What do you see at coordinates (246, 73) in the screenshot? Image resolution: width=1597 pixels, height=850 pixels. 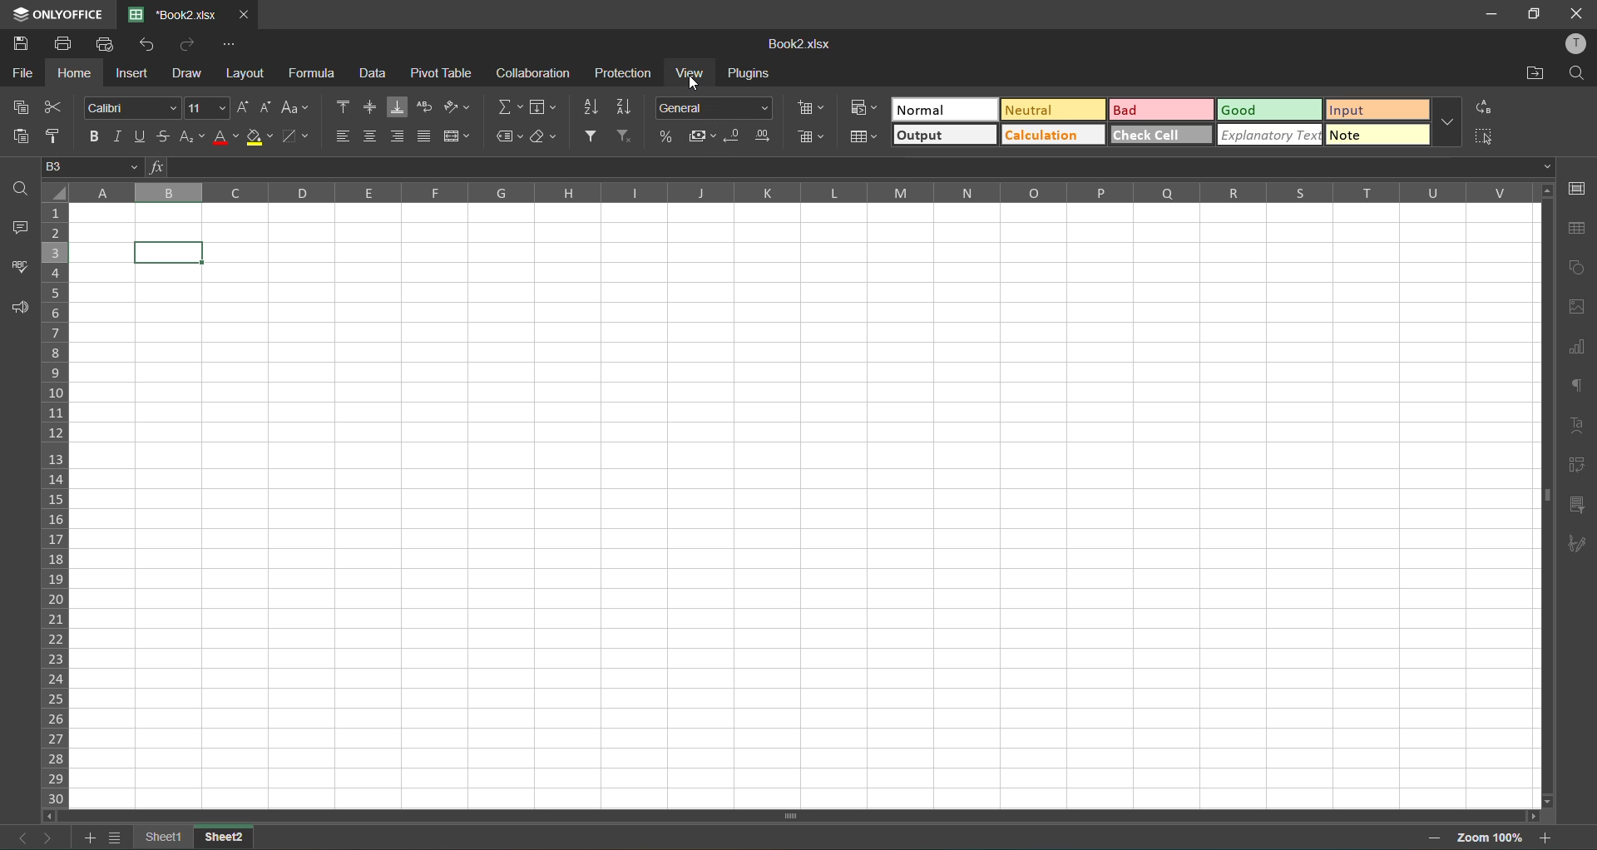 I see `layout` at bounding box center [246, 73].